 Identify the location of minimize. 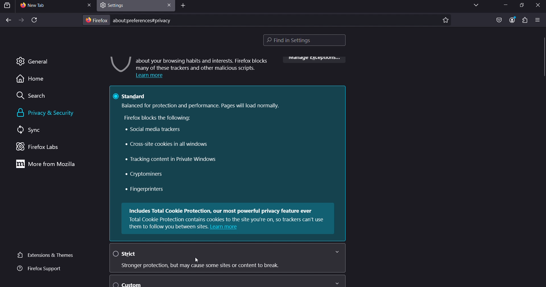
(504, 6).